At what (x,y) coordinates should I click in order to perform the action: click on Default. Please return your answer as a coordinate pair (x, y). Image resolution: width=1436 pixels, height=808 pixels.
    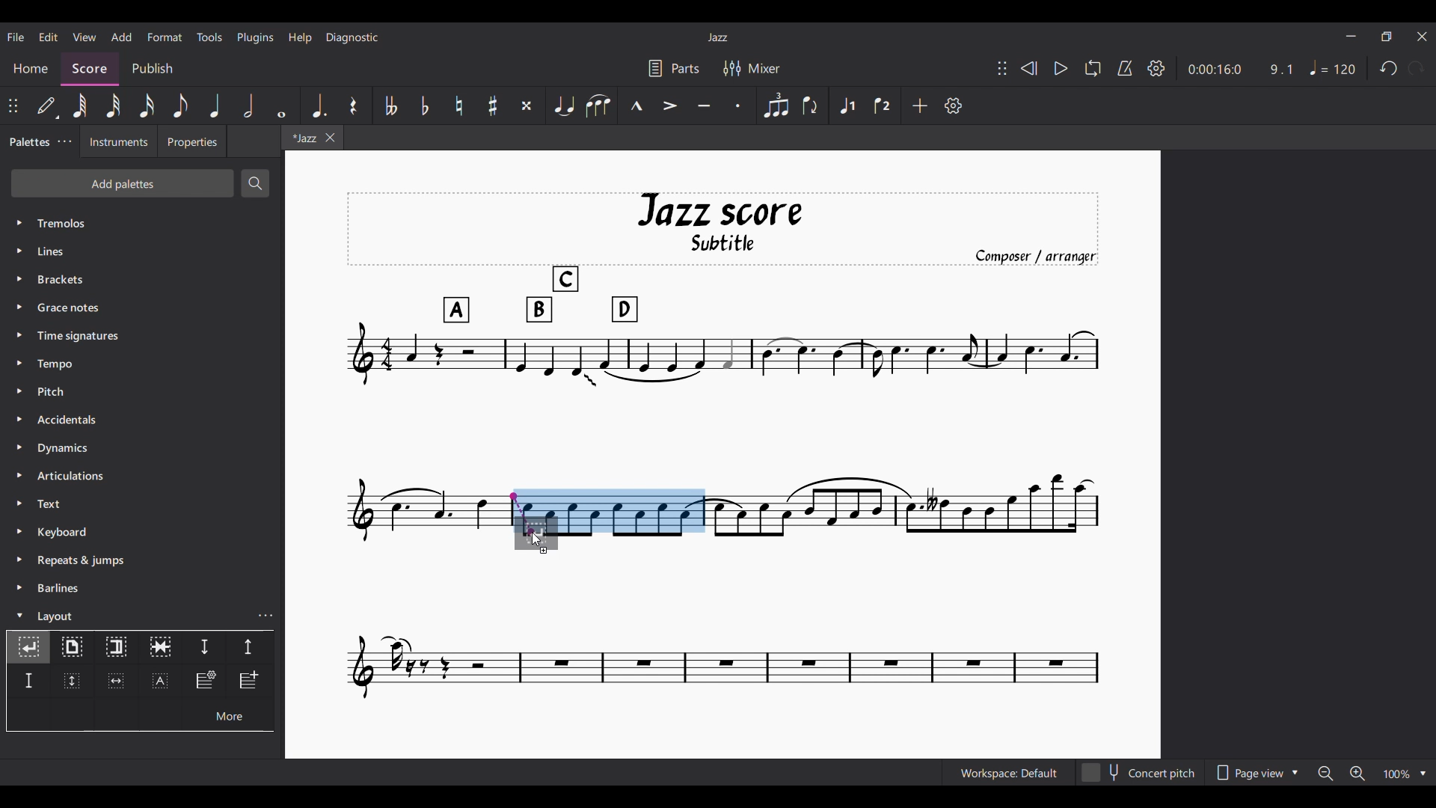
    Looking at the image, I should click on (46, 105).